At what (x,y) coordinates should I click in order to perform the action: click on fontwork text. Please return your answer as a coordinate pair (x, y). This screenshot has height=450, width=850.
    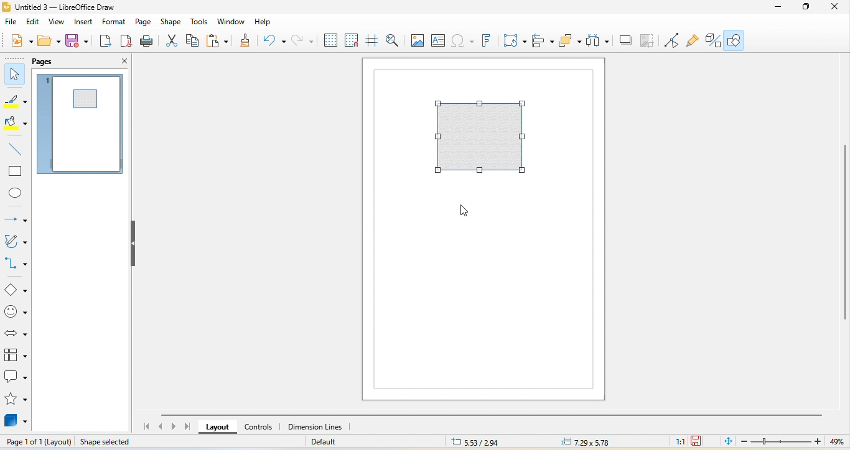
    Looking at the image, I should click on (488, 41).